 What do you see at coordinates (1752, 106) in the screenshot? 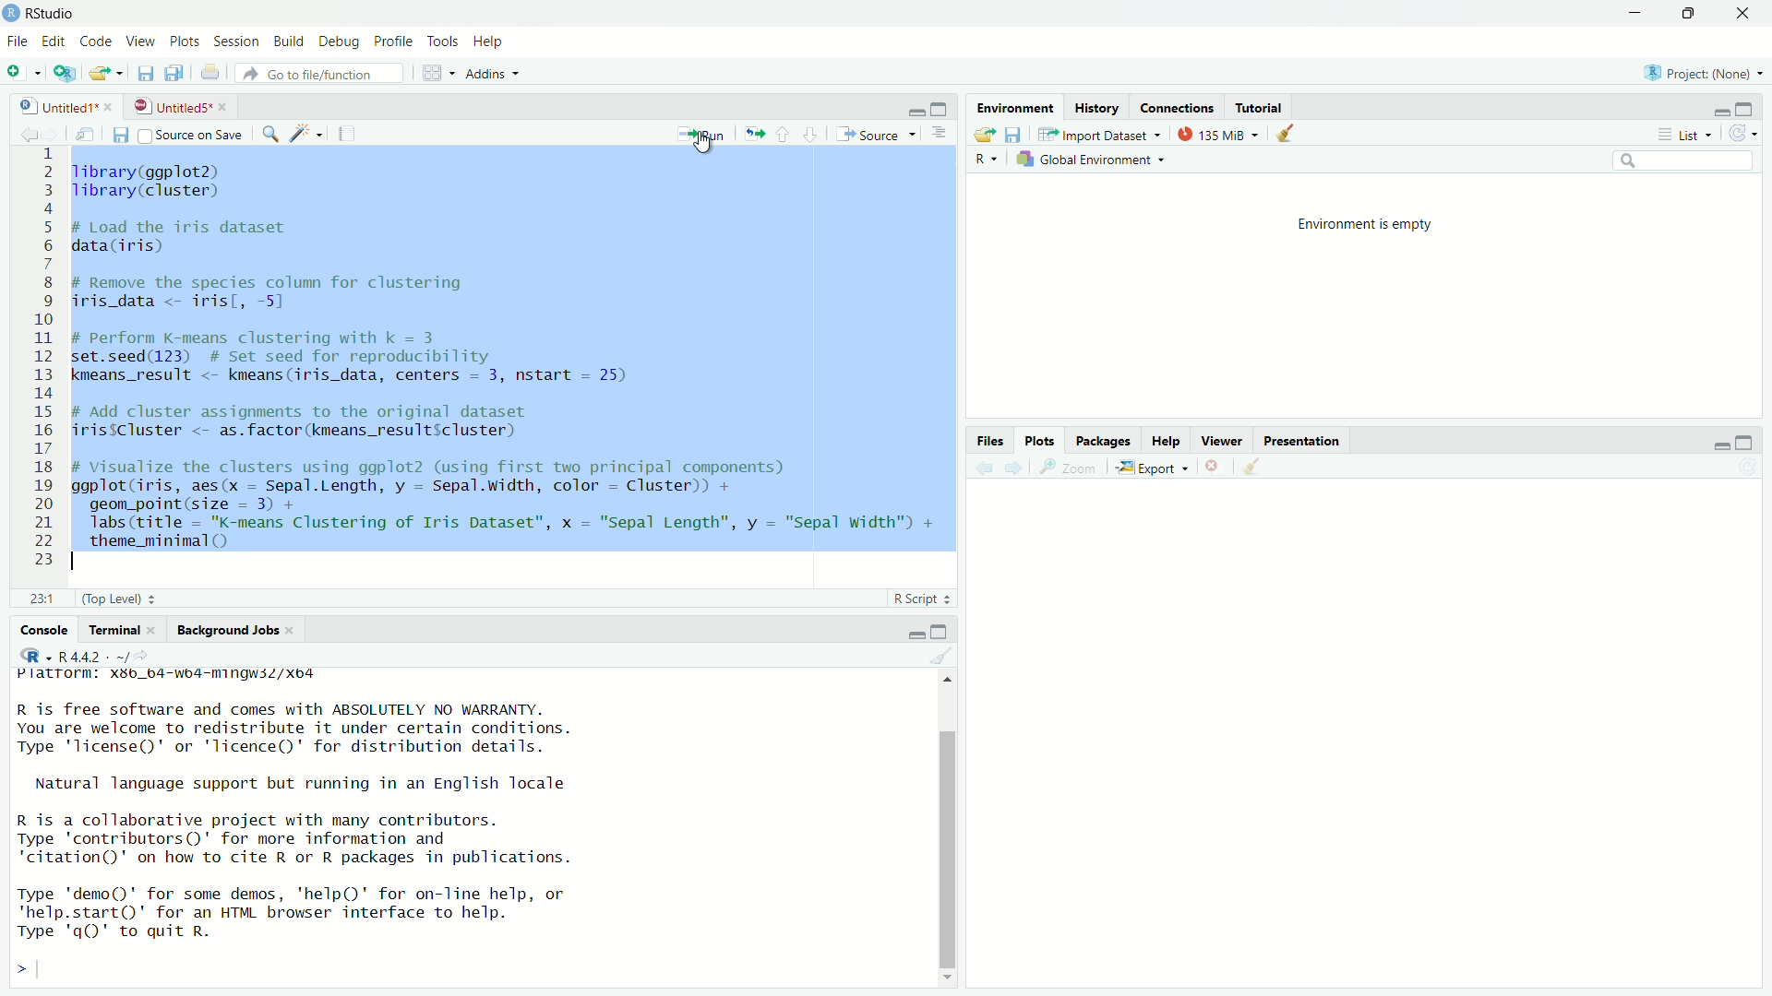
I see `maximize` at bounding box center [1752, 106].